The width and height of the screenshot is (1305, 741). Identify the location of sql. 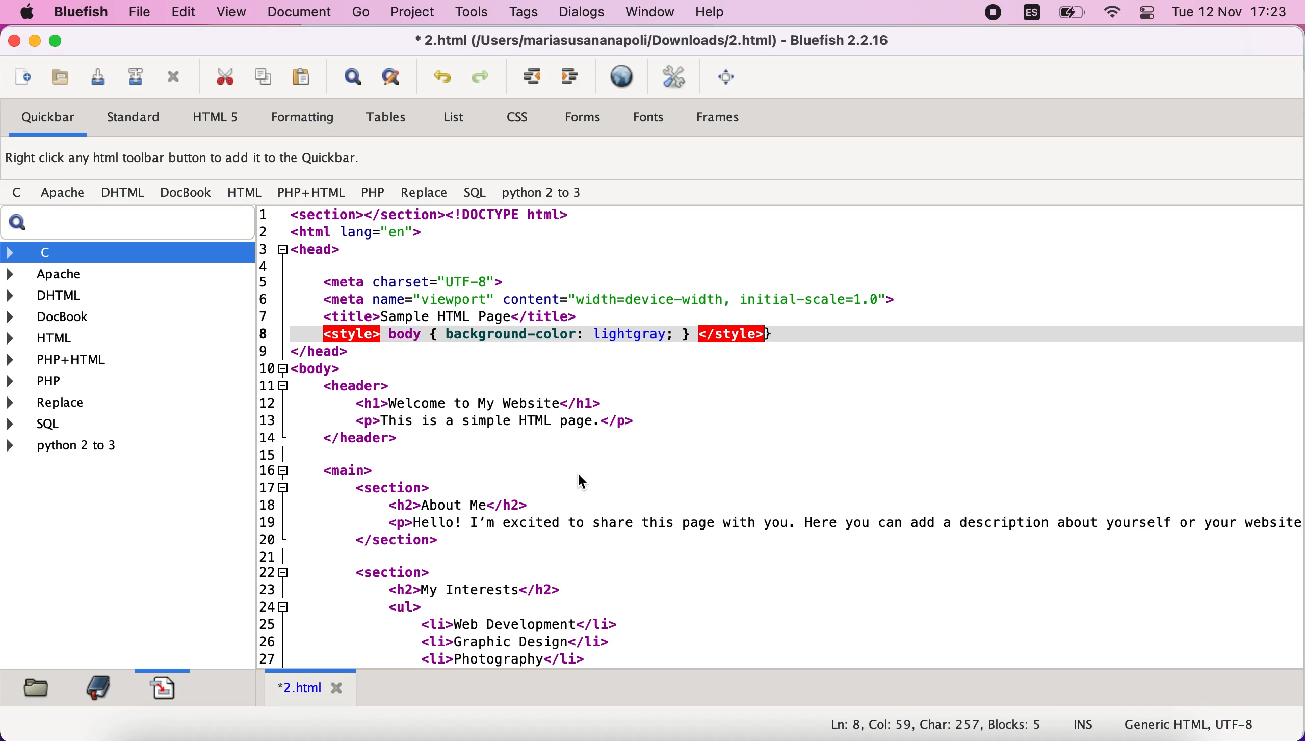
(78, 427).